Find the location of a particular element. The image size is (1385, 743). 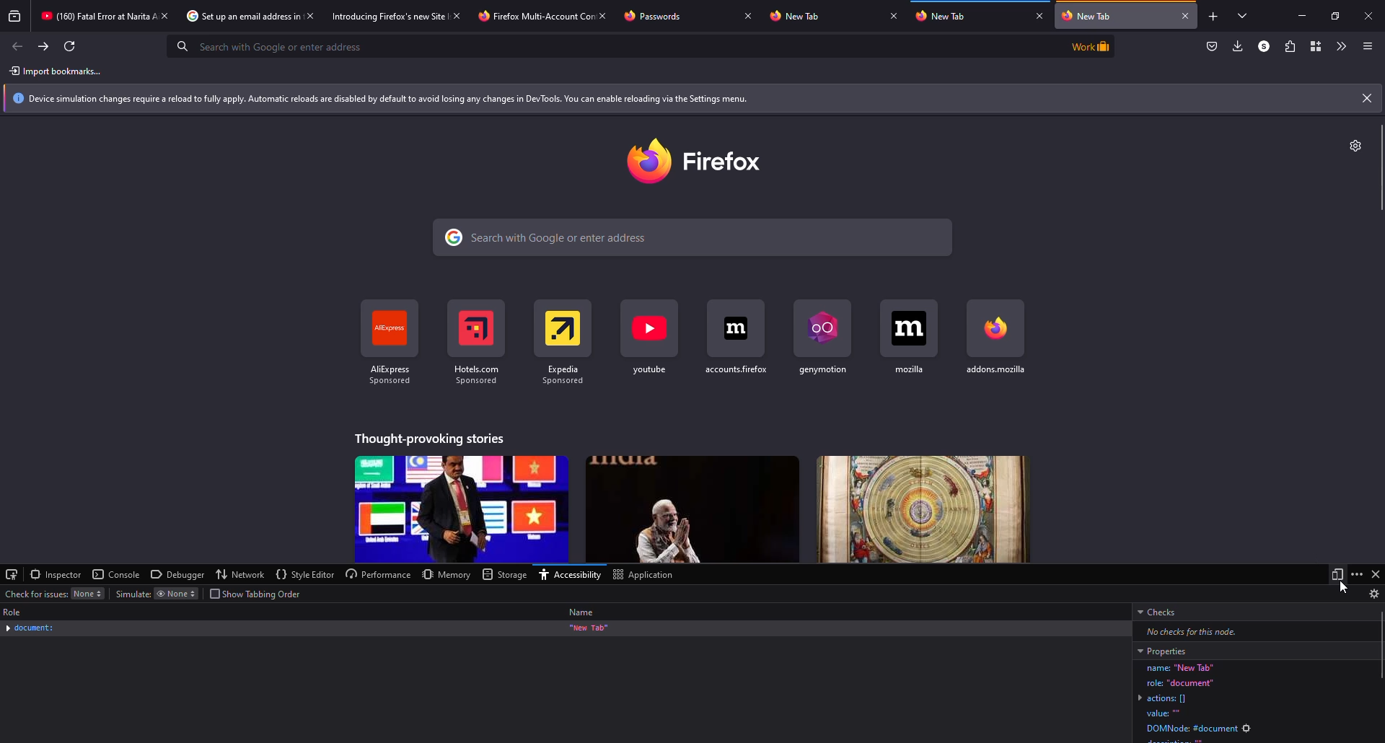

close is located at coordinates (310, 17).